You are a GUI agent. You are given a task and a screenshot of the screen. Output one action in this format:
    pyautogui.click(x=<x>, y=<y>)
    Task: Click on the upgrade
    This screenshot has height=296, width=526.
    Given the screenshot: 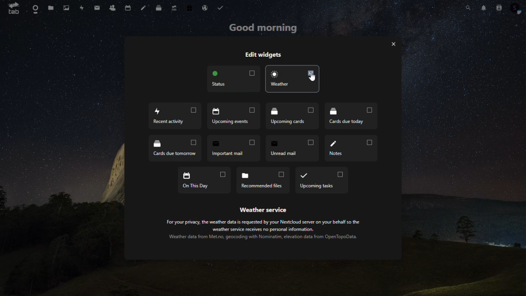 What is the action you would take?
    pyautogui.click(x=174, y=7)
    